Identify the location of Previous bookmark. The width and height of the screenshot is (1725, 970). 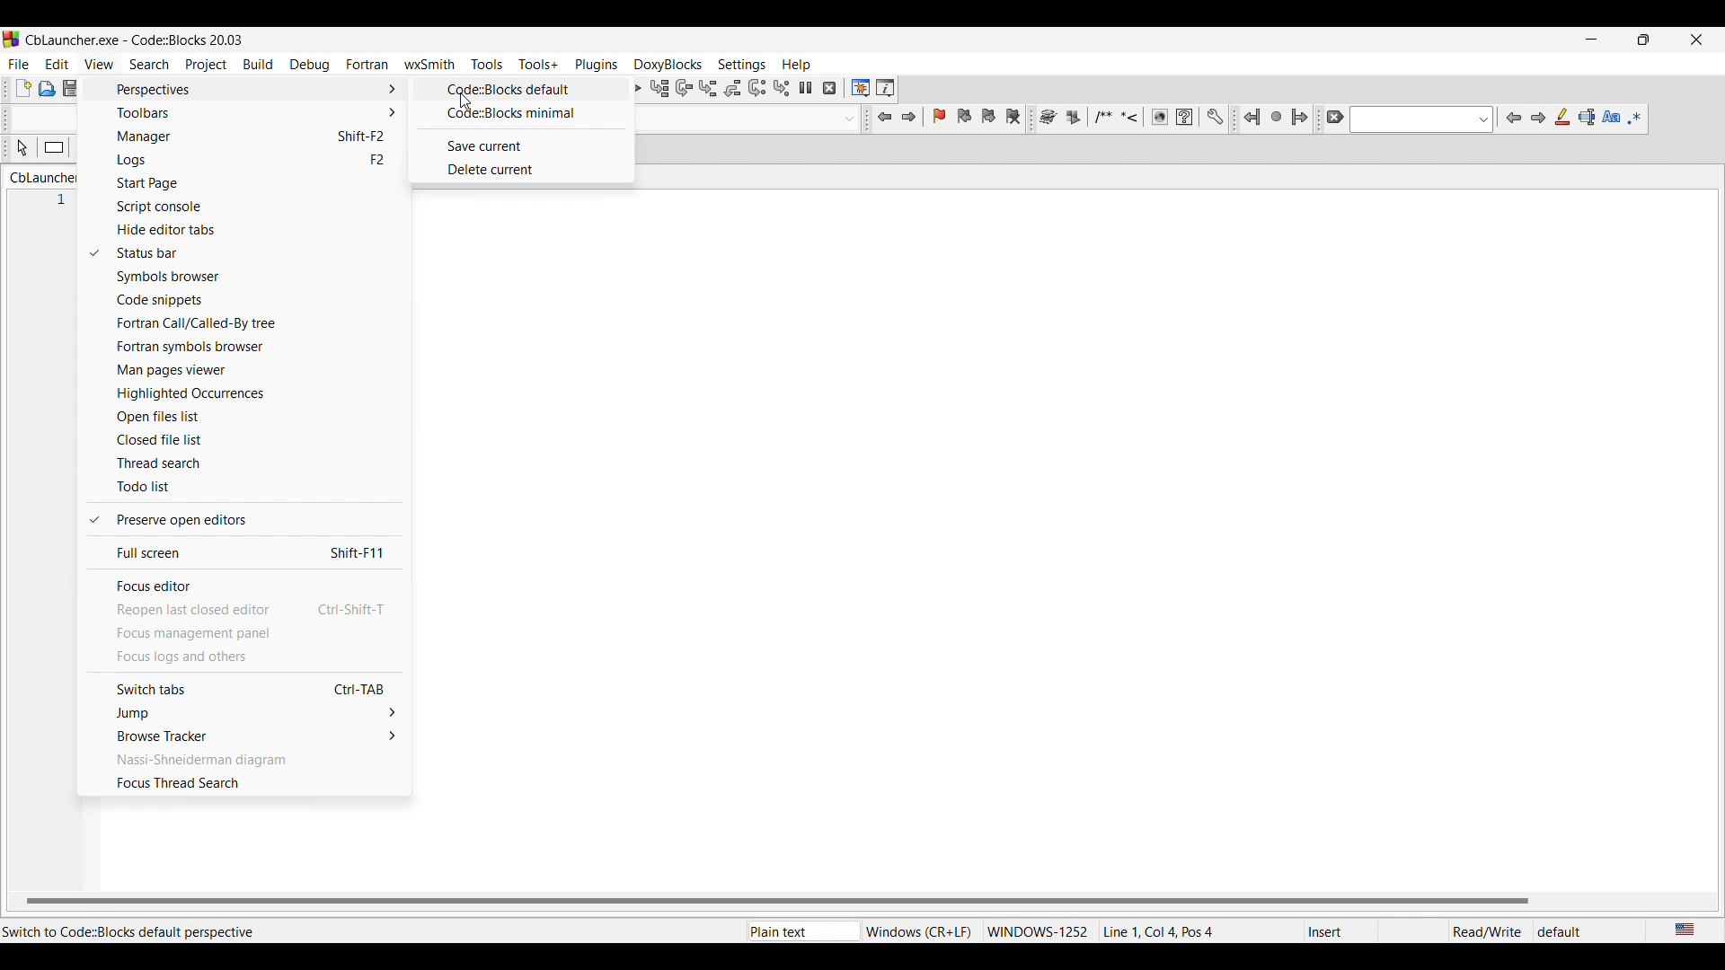
(964, 116).